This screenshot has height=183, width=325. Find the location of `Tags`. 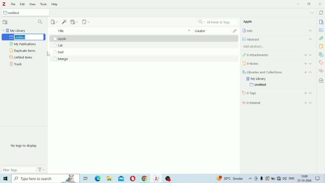

Tags is located at coordinates (321, 62).